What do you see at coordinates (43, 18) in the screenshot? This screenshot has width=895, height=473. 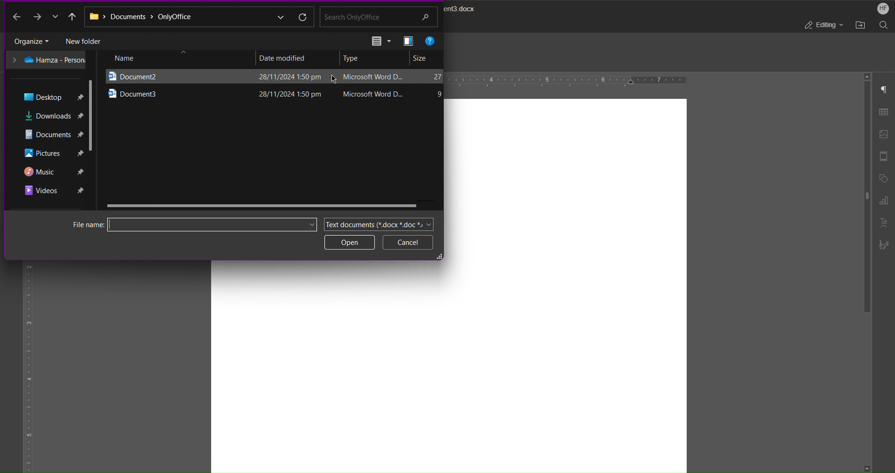 I see `Next` at bounding box center [43, 18].